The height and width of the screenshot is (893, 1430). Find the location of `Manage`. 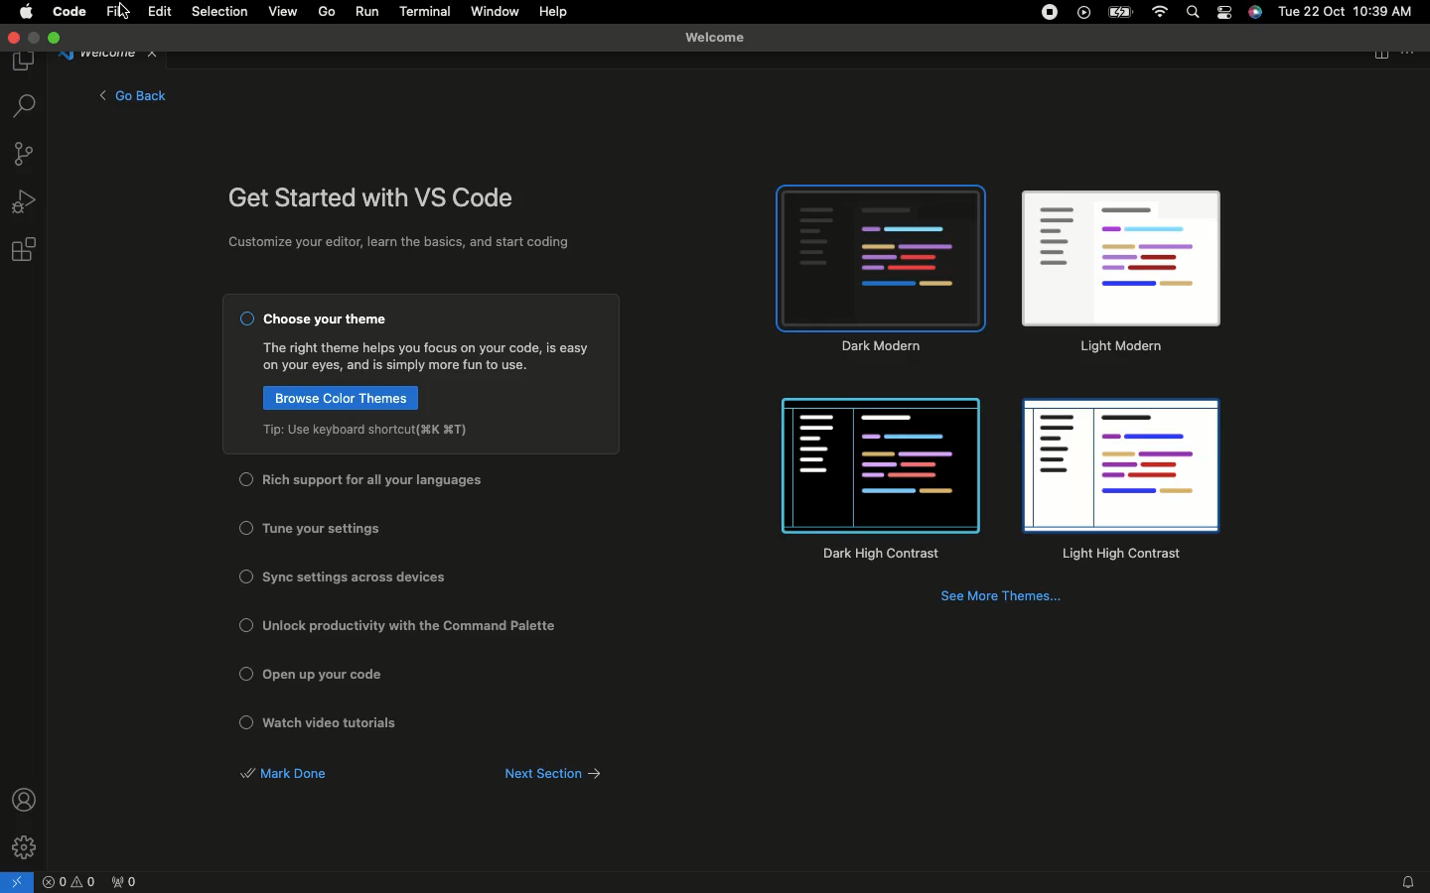

Manage is located at coordinates (26, 845).